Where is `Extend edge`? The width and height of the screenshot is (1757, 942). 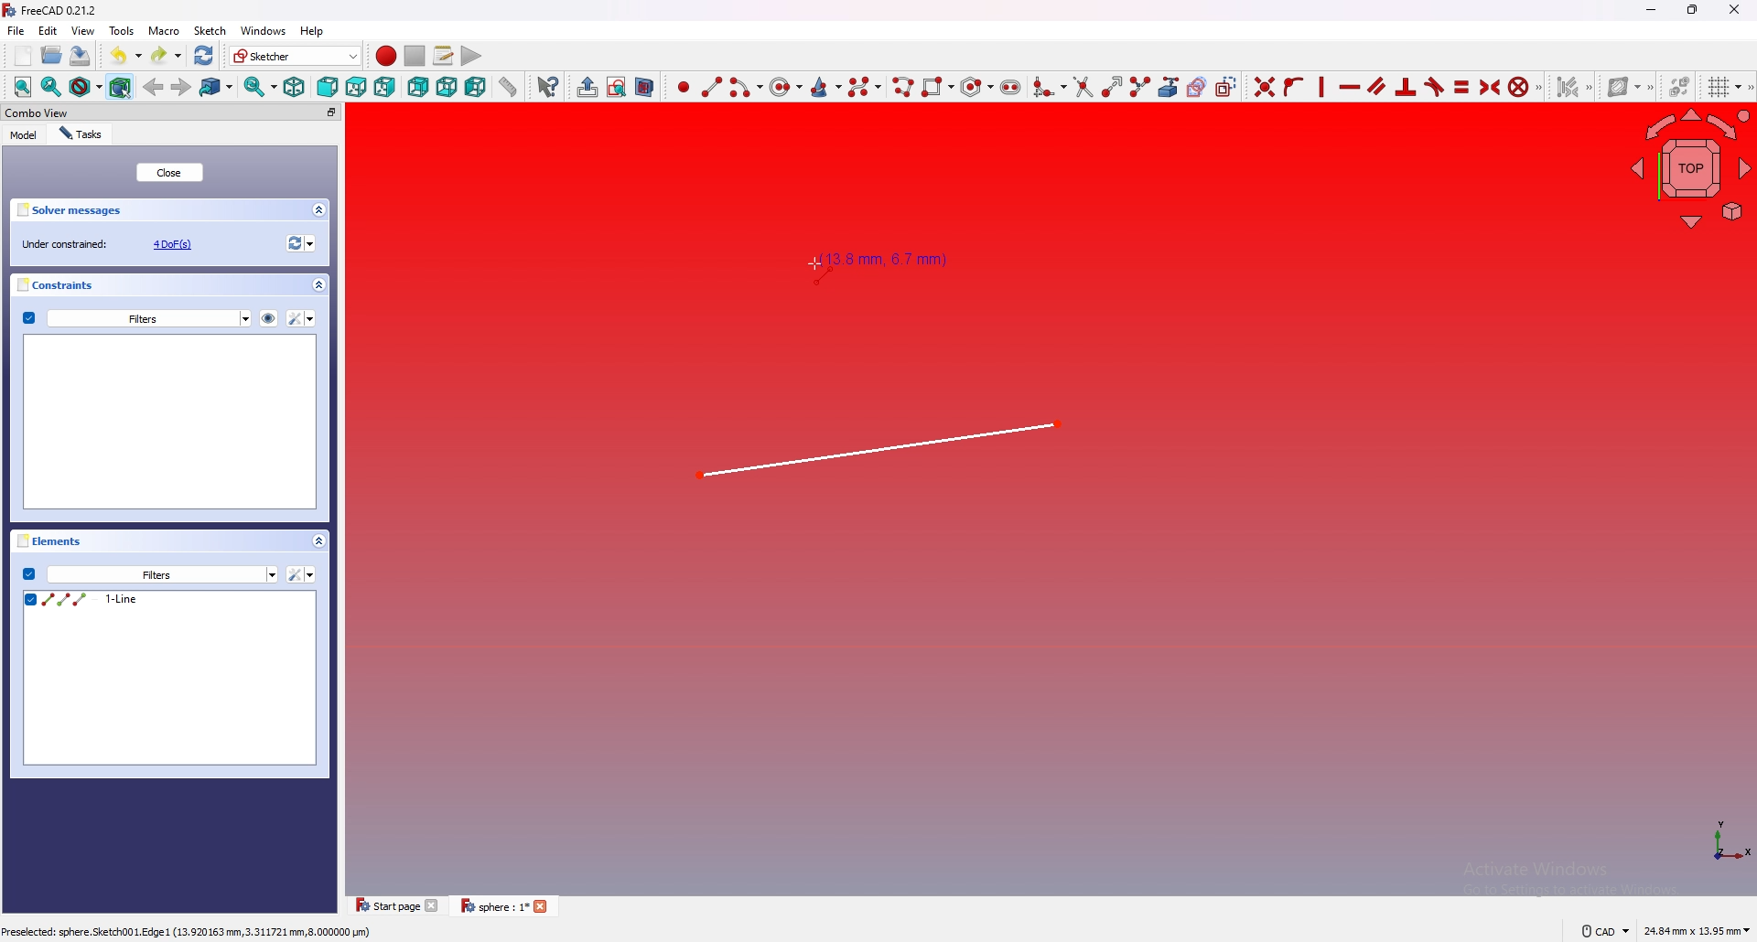 Extend edge is located at coordinates (1110, 86).